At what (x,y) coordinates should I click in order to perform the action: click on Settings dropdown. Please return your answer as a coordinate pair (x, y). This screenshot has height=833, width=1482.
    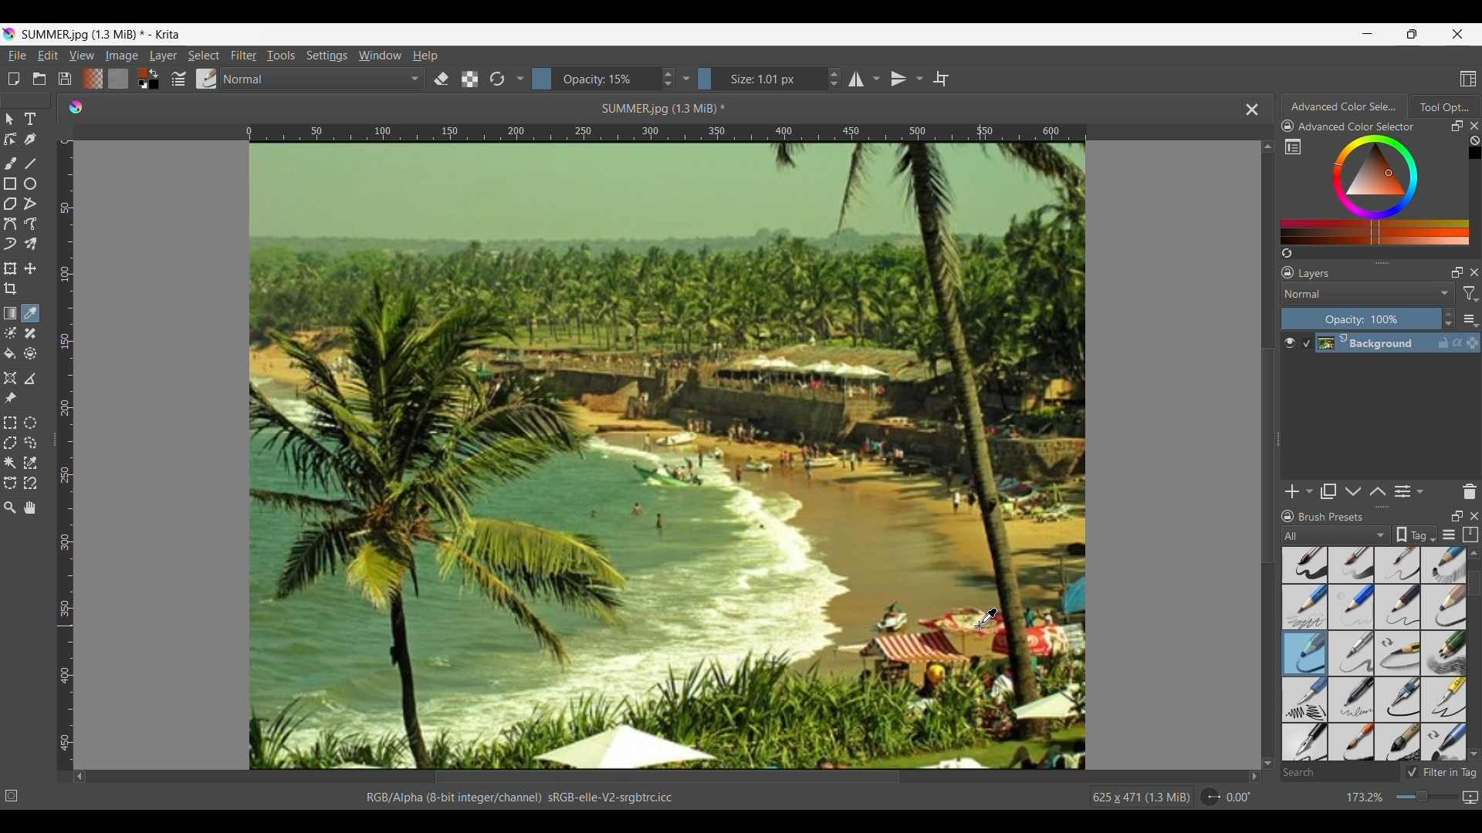
    Looking at the image, I should click on (686, 79).